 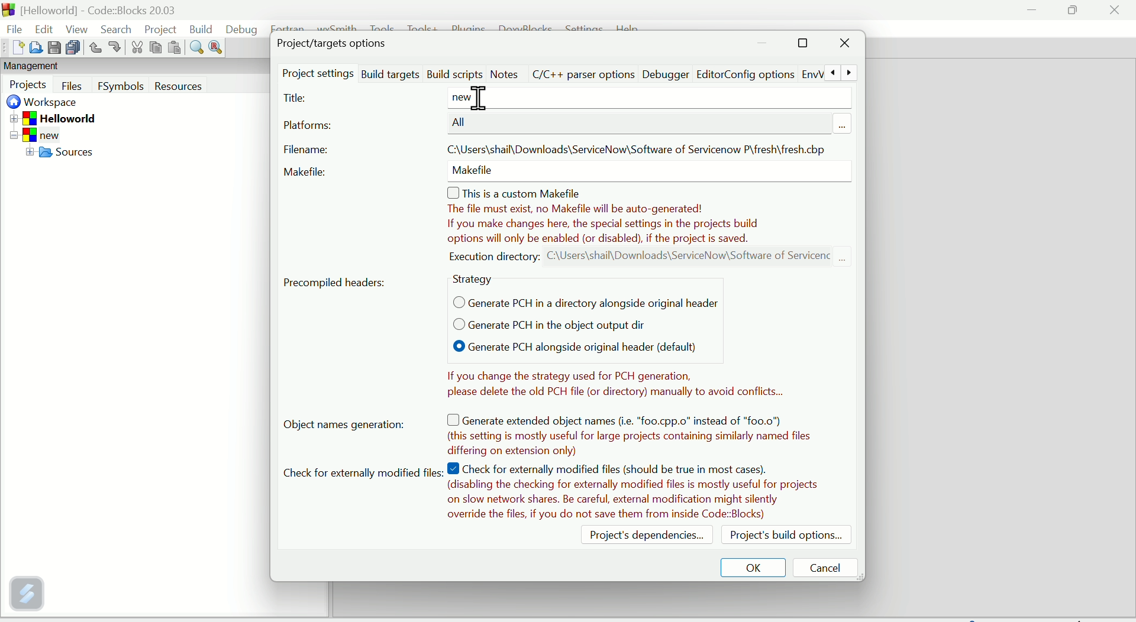 What do you see at coordinates (195, 49) in the screenshot?
I see `Find` at bounding box center [195, 49].